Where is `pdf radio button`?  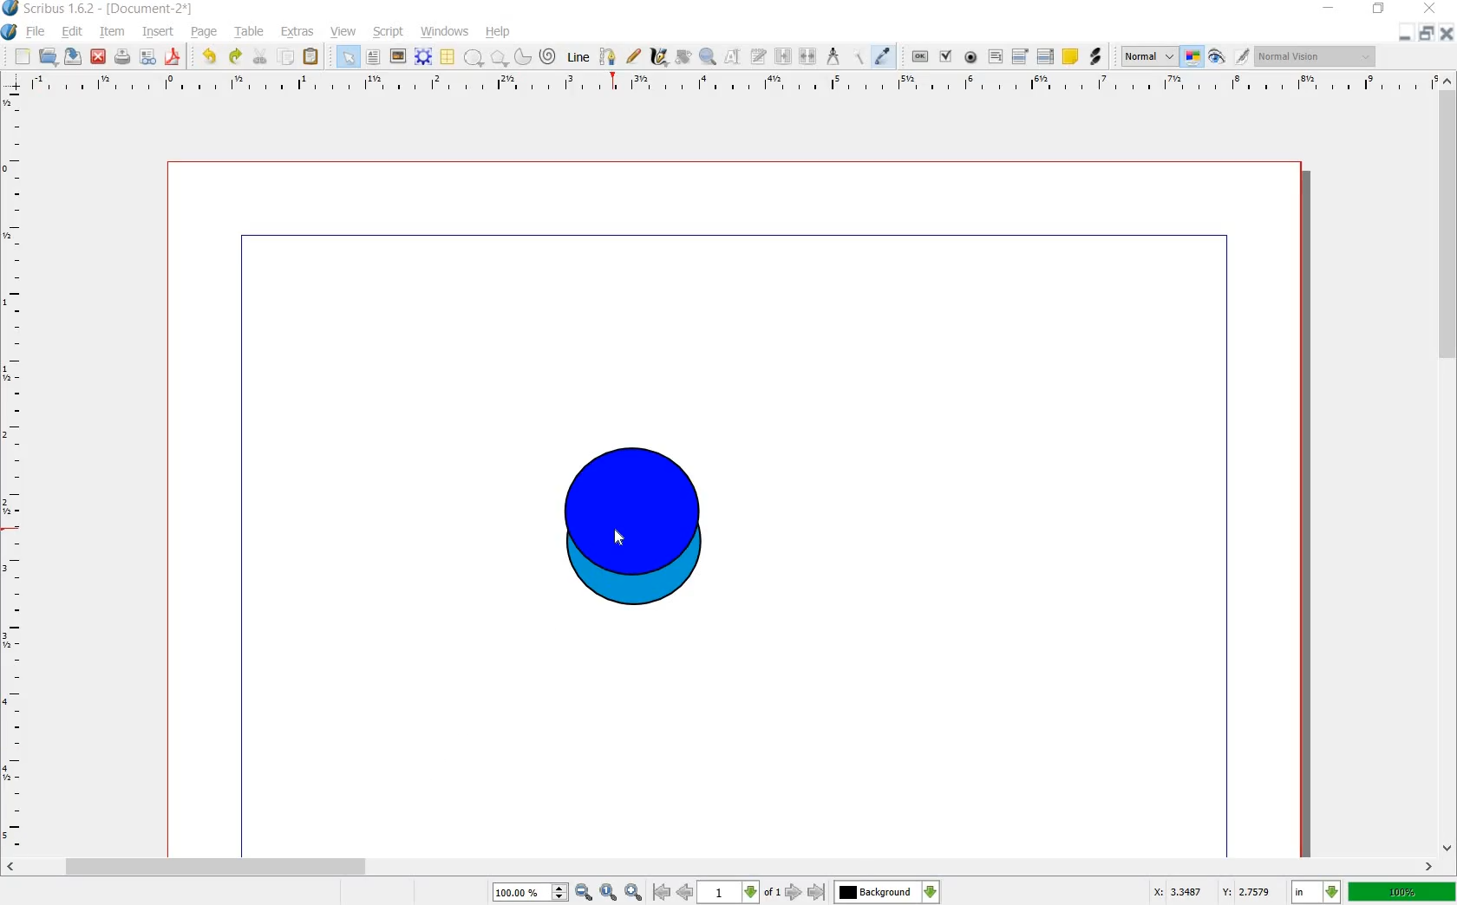 pdf radio button is located at coordinates (970, 57).